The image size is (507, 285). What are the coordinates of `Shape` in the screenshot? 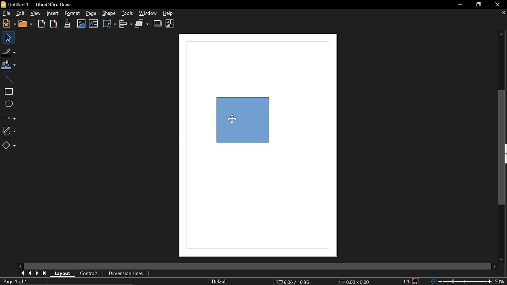 It's located at (109, 13).